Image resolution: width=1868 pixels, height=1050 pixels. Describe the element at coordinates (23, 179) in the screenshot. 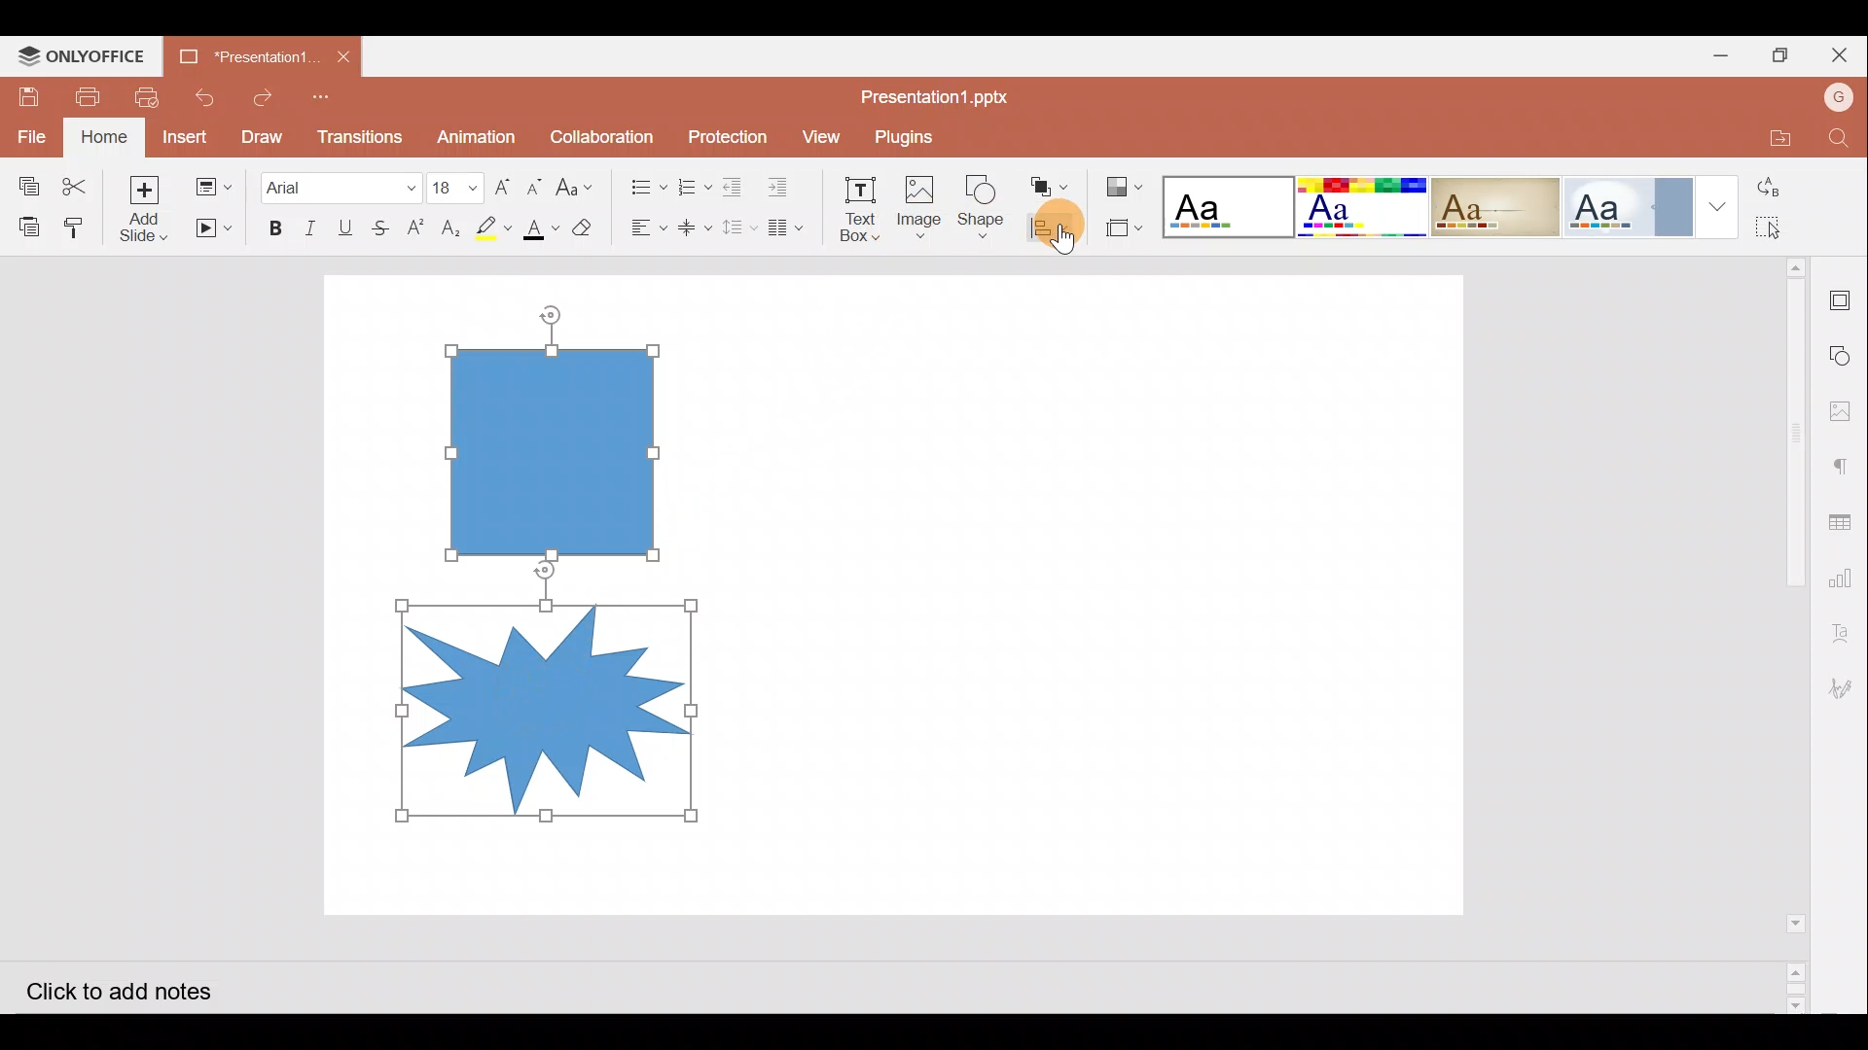

I see `Copy` at that location.